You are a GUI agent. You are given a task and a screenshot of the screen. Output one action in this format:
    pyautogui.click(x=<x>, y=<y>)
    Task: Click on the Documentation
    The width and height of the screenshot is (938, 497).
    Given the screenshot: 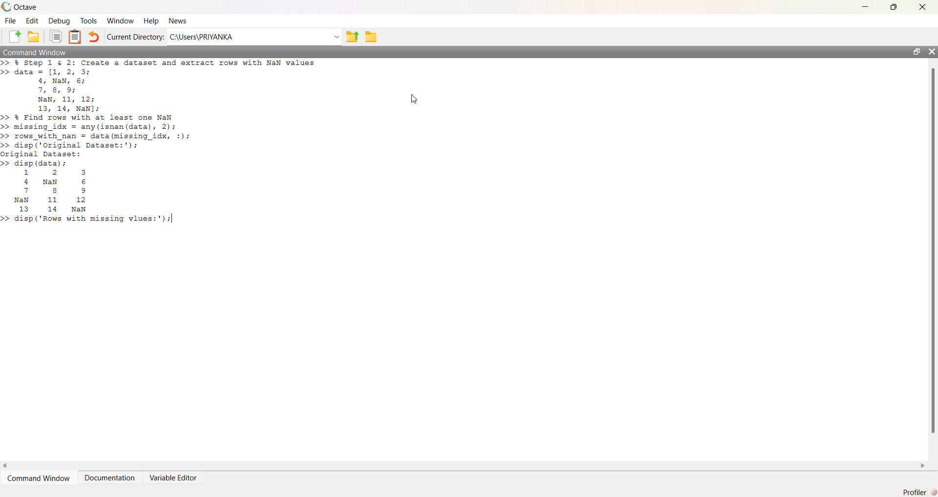 What is the action you would take?
    pyautogui.click(x=109, y=478)
    